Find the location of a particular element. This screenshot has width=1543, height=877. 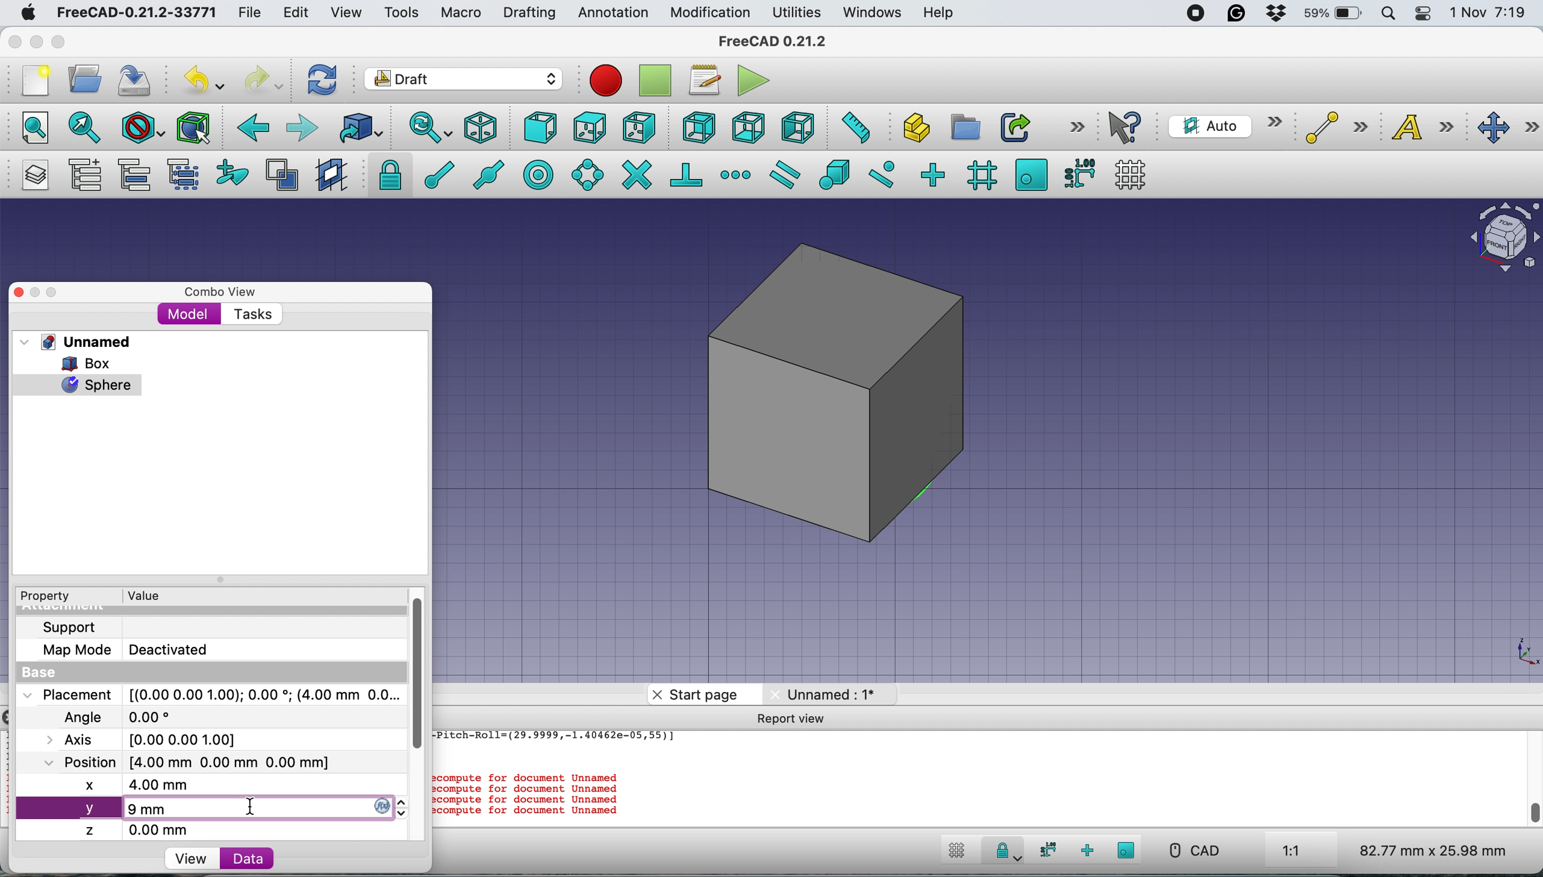

fit selections is located at coordinates (88, 126).